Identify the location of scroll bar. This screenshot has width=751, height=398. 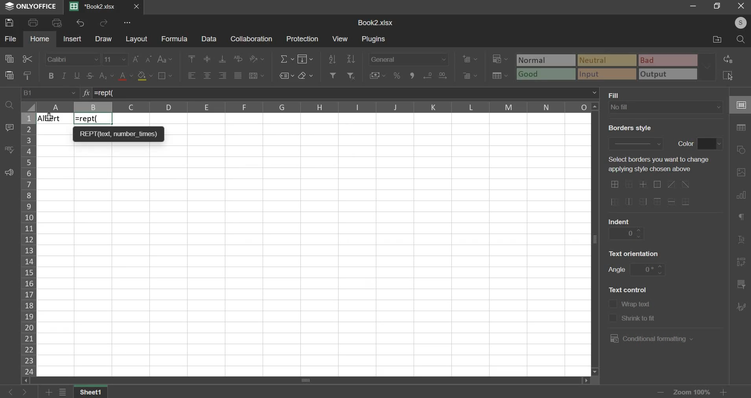
(308, 381).